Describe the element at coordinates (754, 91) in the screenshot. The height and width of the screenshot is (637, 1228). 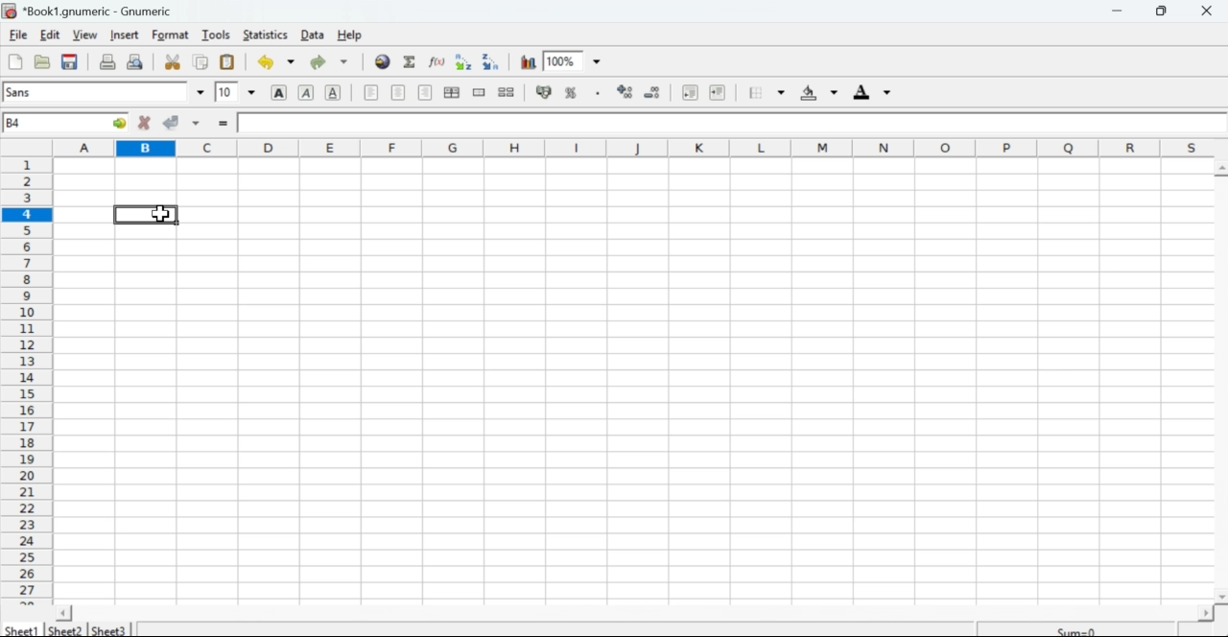
I see `Border` at that location.